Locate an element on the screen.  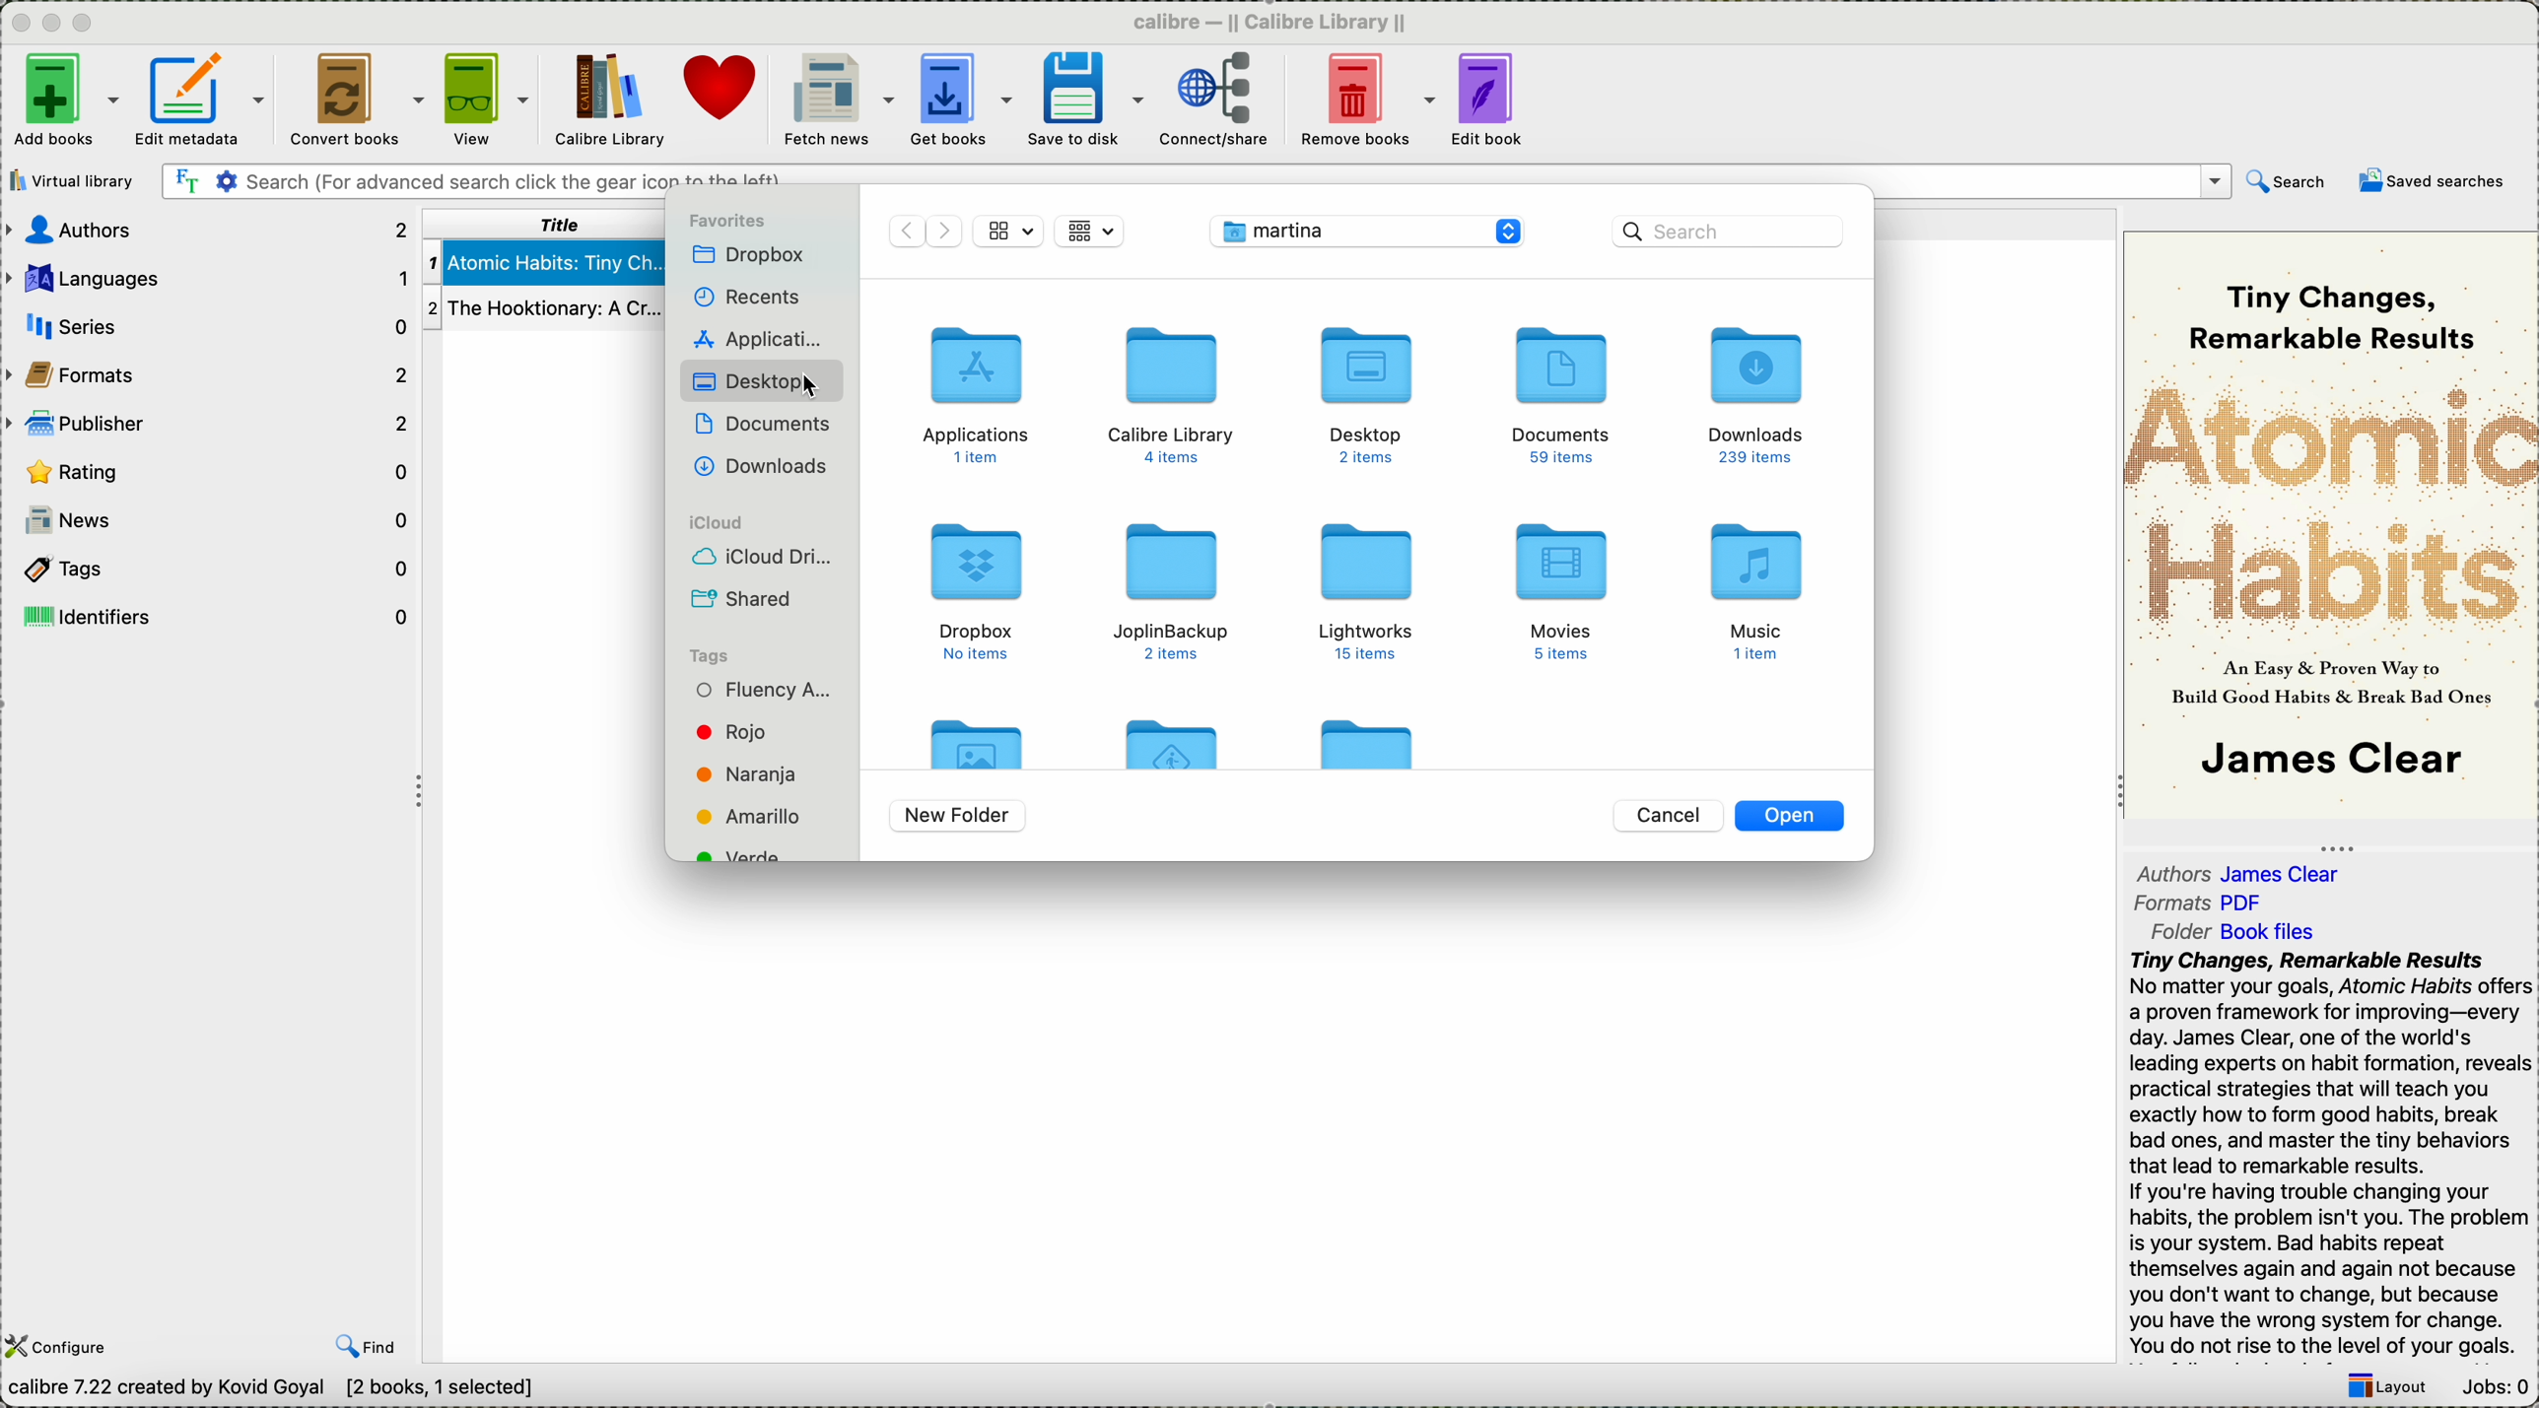
saved searches is located at coordinates (2433, 185).